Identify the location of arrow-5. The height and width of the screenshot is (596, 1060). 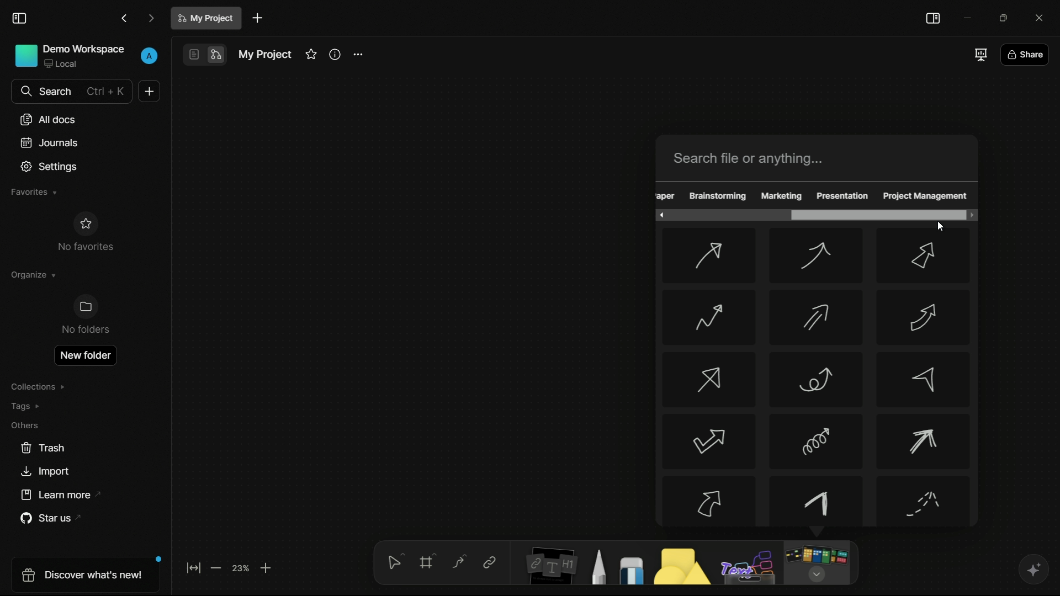
(814, 318).